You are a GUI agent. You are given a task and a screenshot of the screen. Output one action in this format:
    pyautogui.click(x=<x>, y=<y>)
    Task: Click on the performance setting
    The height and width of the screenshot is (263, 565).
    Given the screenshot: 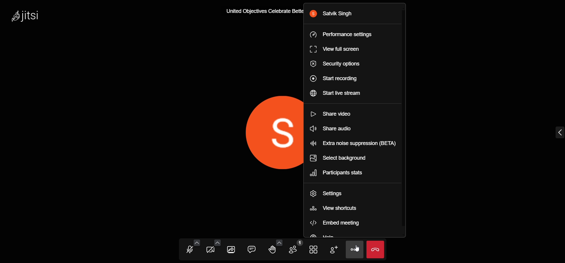 What is the action you would take?
    pyautogui.click(x=340, y=35)
    